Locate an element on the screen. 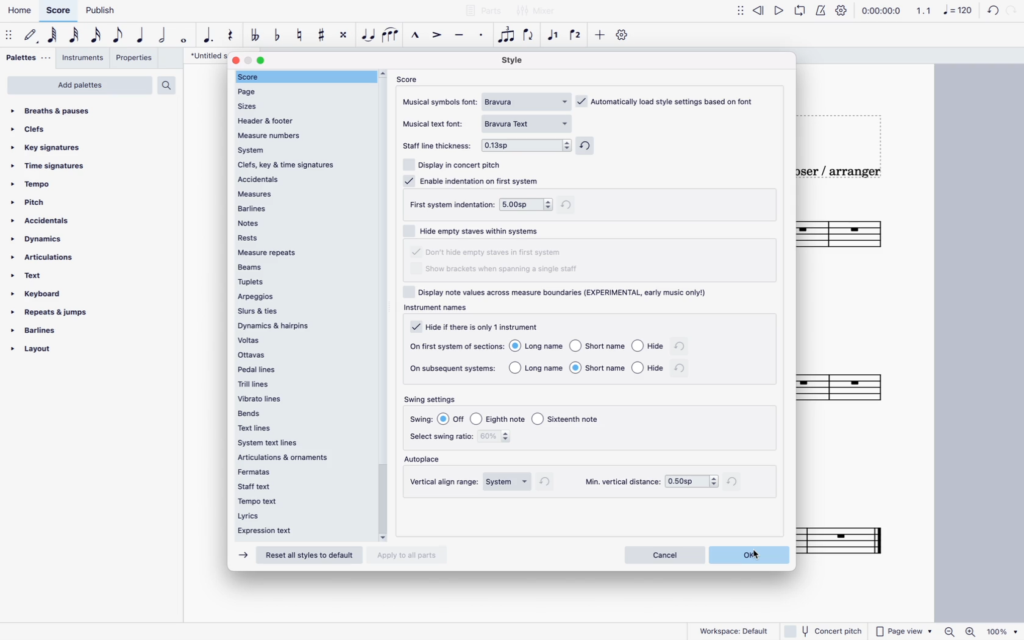 The image size is (1024, 640). full note is located at coordinates (185, 40).